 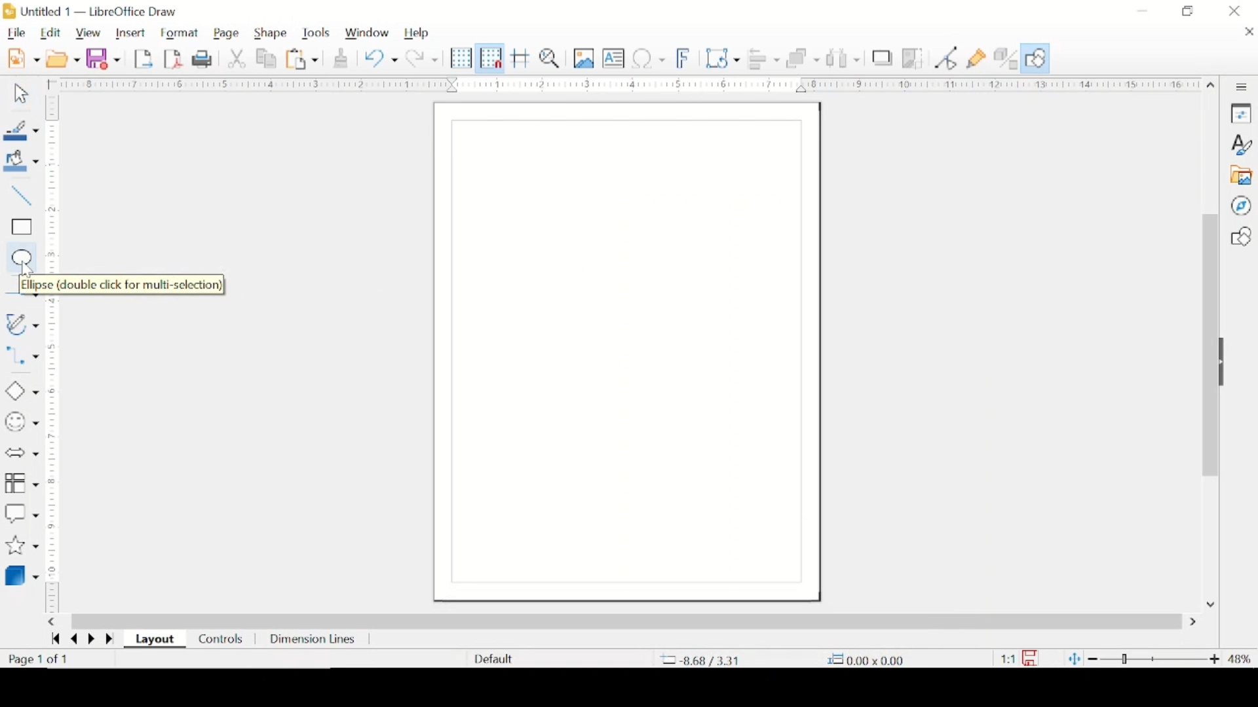 What do you see at coordinates (22, 324) in the screenshot?
I see `curves and polygons` at bounding box center [22, 324].